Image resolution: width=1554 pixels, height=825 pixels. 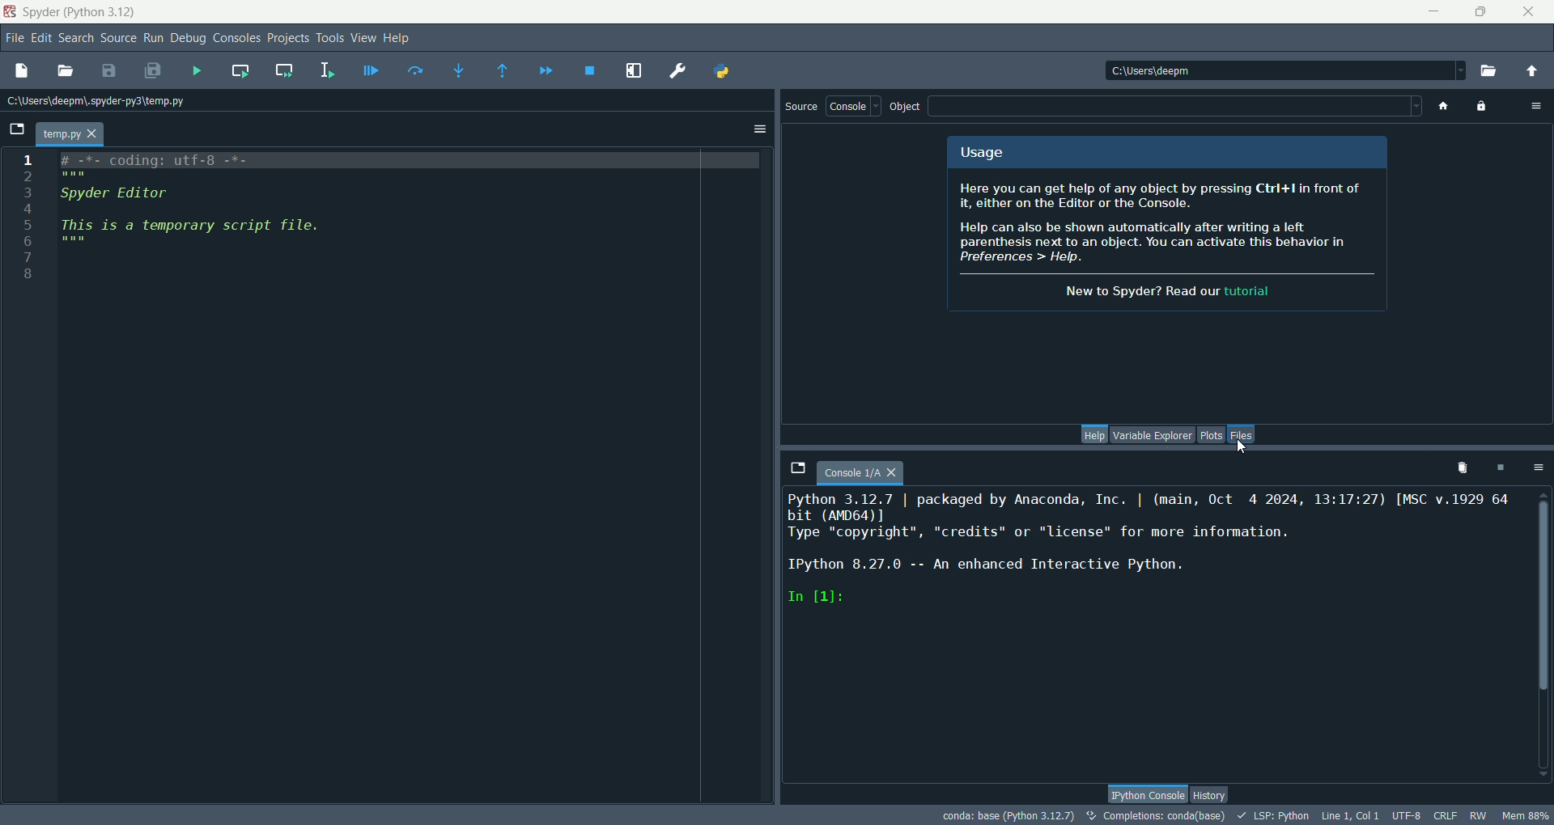 What do you see at coordinates (1478, 815) in the screenshot?
I see `RW` at bounding box center [1478, 815].